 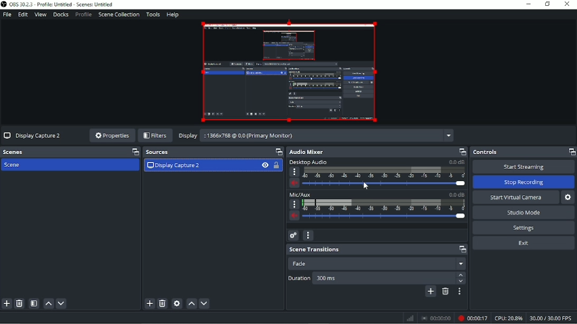 I want to click on Video Preview, so click(x=288, y=72).